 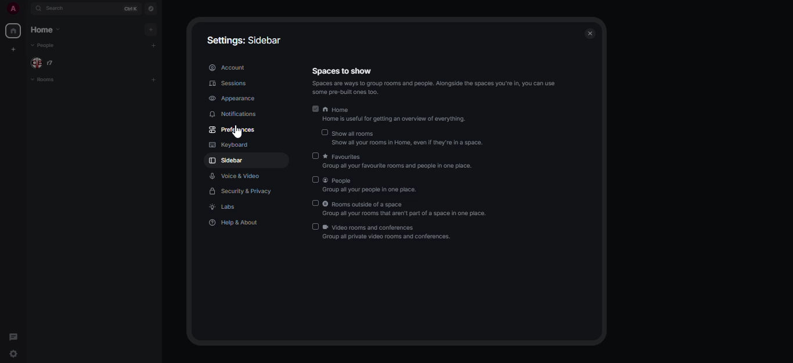 I want to click on appearance, so click(x=233, y=99).